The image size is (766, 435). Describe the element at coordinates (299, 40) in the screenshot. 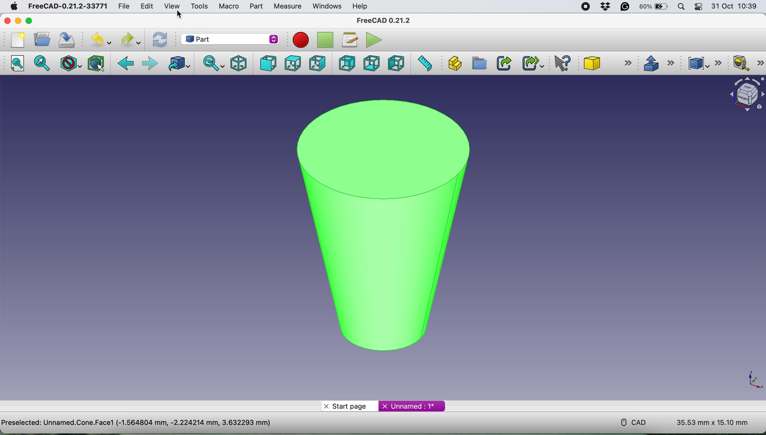

I see `stop macros` at that location.